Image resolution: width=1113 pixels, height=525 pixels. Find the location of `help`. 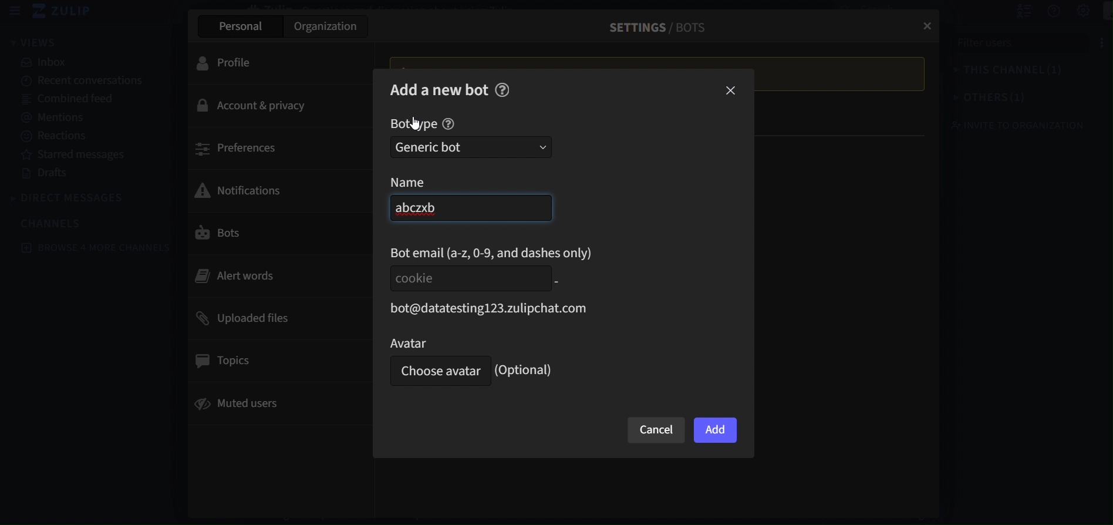

help is located at coordinates (448, 124).